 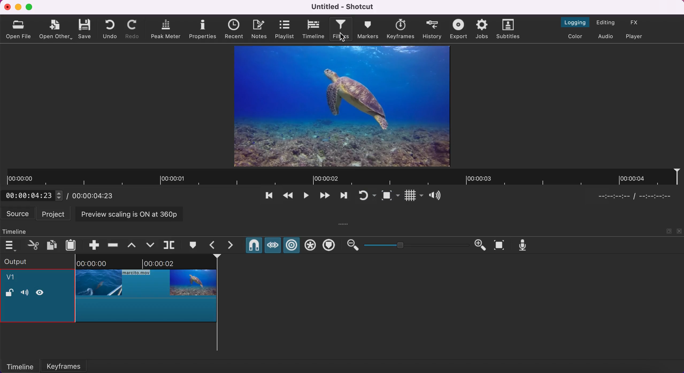 What do you see at coordinates (146, 292) in the screenshot?
I see `cropped clip` at bounding box center [146, 292].